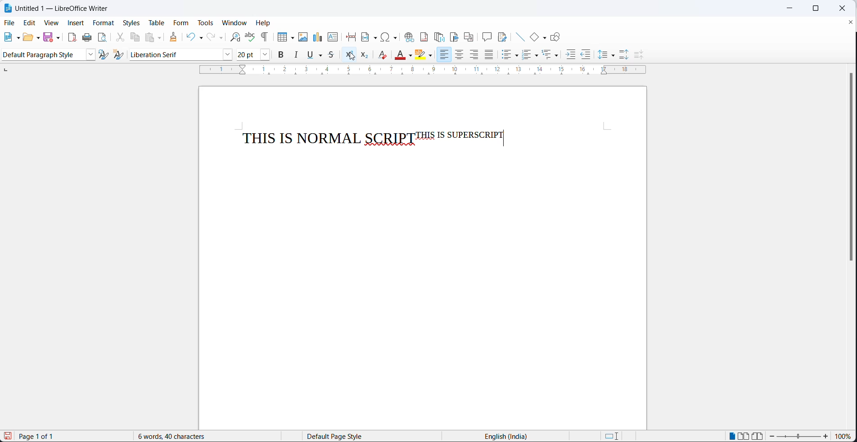 Image resolution: width=857 pixels, height=442 pixels. What do you see at coordinates (150, 36) in the screenshot?
I see `paste` at bounding box center [150, 36].